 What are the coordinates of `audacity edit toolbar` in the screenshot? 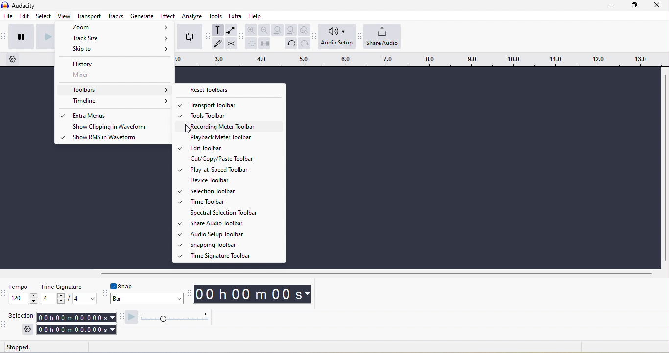 It's located at (241, 38).